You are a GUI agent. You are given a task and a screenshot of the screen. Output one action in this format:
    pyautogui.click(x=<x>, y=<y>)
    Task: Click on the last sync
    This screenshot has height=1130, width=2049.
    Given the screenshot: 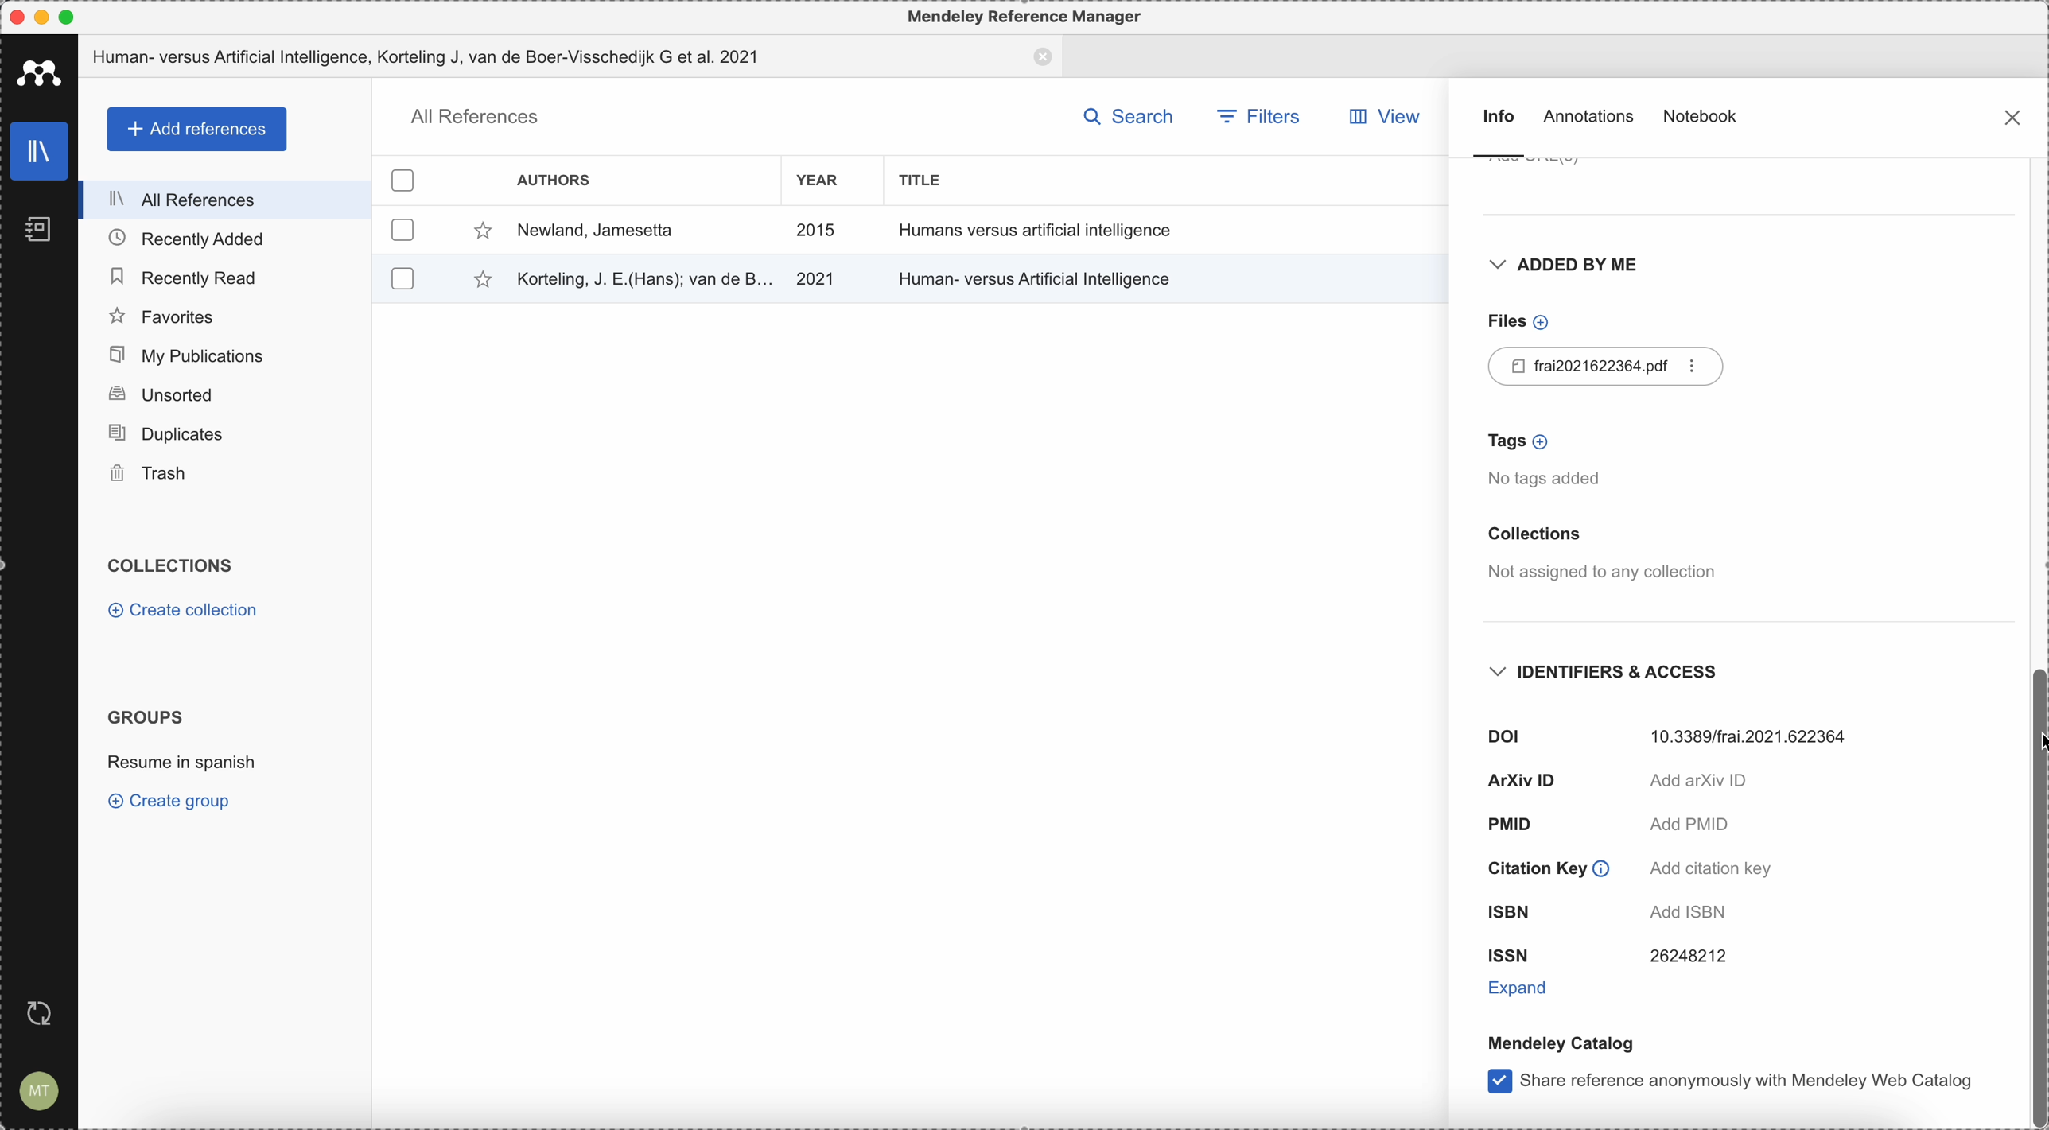 What is the action you would take?
    pyautogui.click(x=46, y=1011)
    